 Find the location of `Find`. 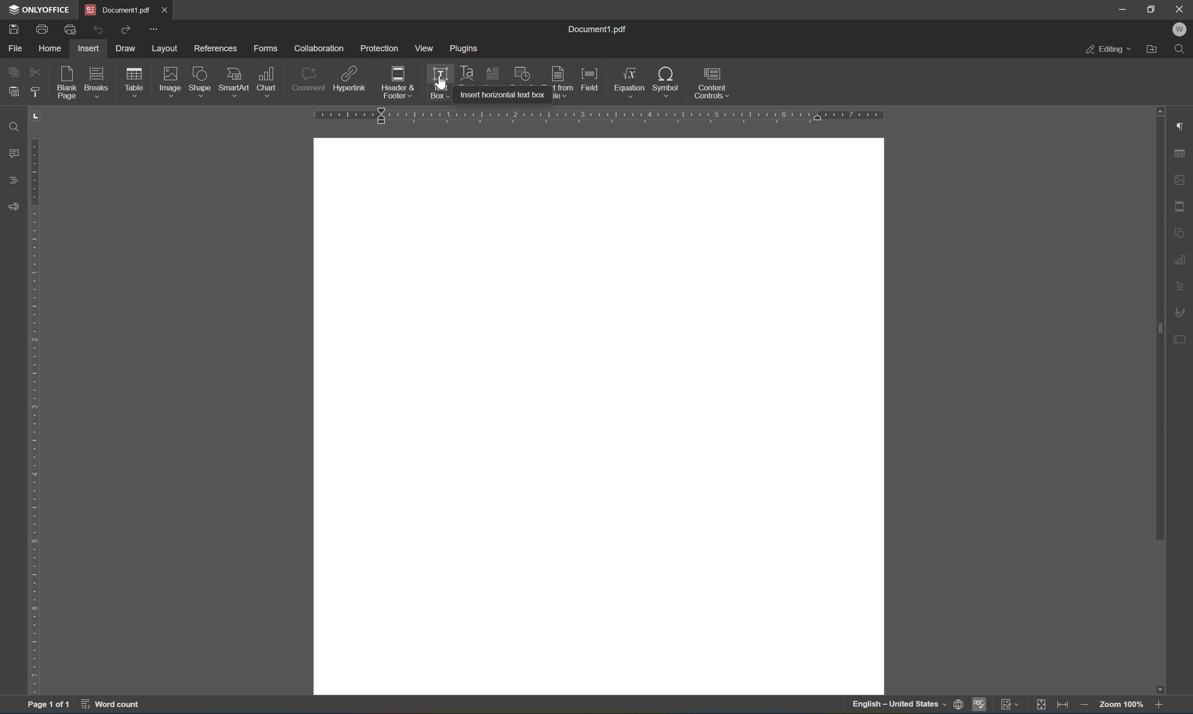

Find is located at coordinates (15, 127).